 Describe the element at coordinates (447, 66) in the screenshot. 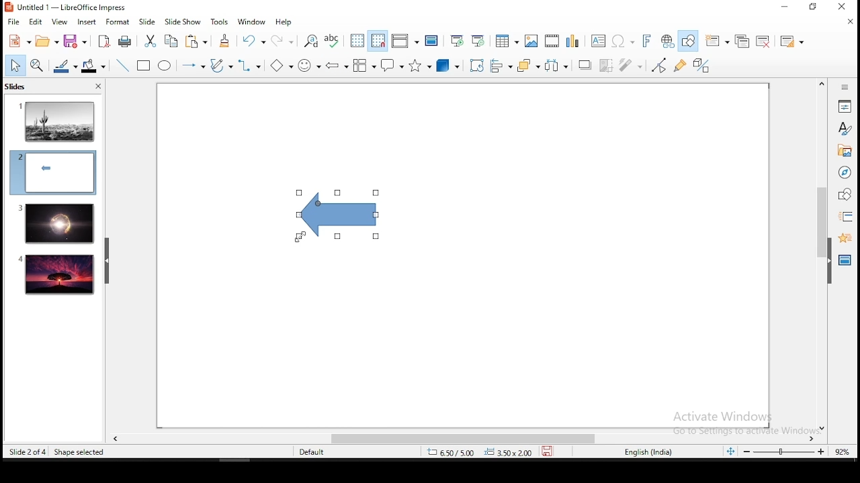

I see `3D objects` at that location.